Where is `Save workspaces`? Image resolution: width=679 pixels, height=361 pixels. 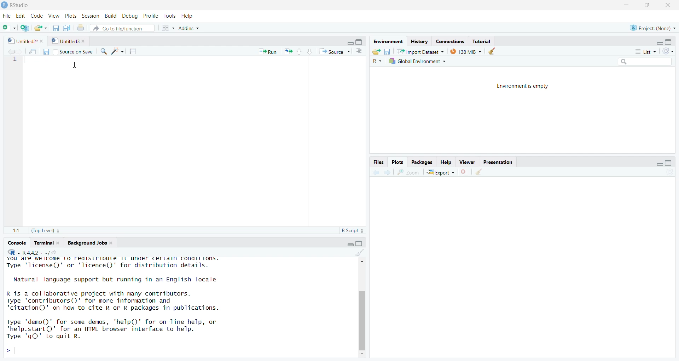 Save workspaces is located at coordinates (389, 51).